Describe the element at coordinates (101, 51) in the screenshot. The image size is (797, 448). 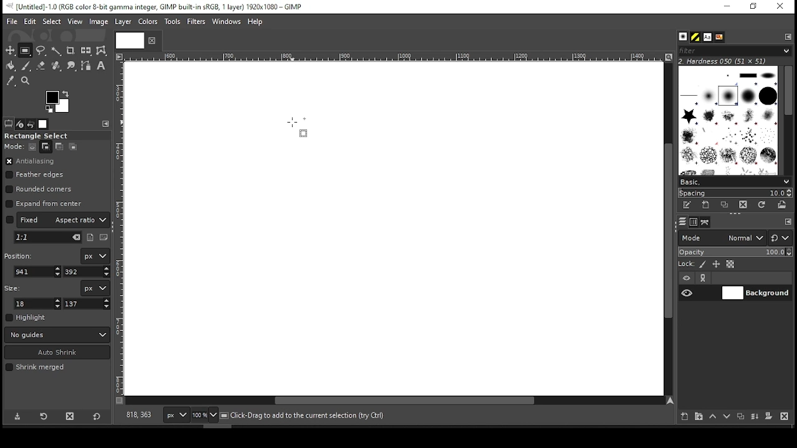
I see `warp transform tool` at that location.